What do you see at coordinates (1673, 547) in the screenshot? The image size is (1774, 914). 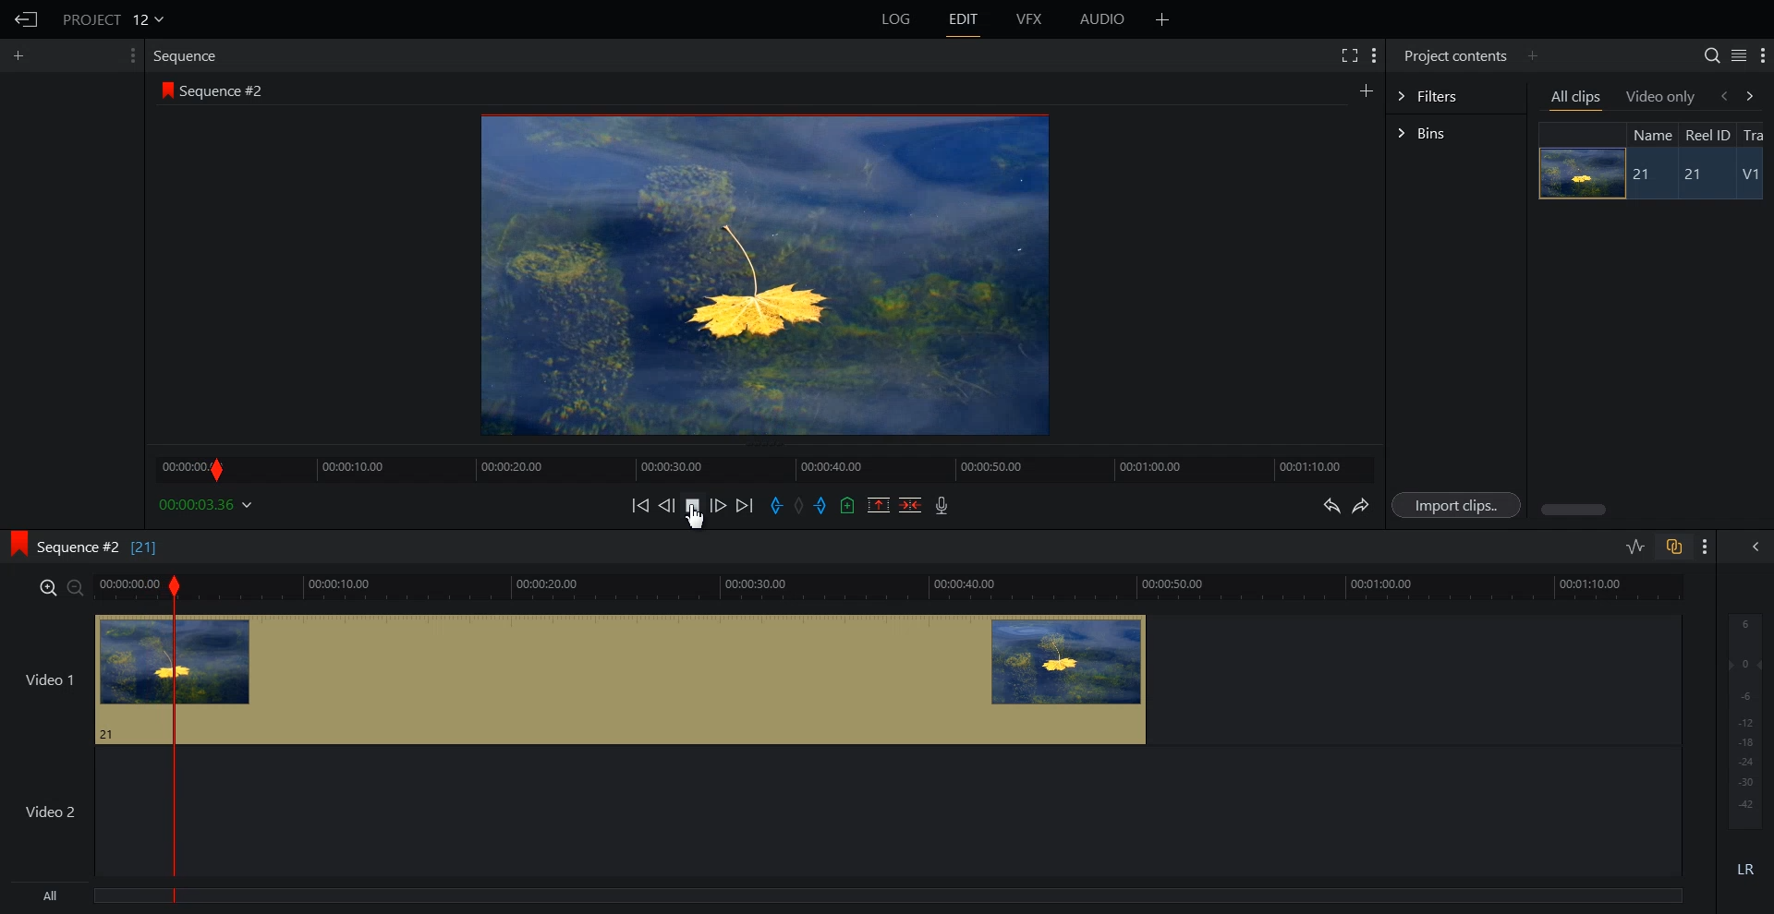 I see `Toggle auto Track sync` at bounding box center [1673, 547].